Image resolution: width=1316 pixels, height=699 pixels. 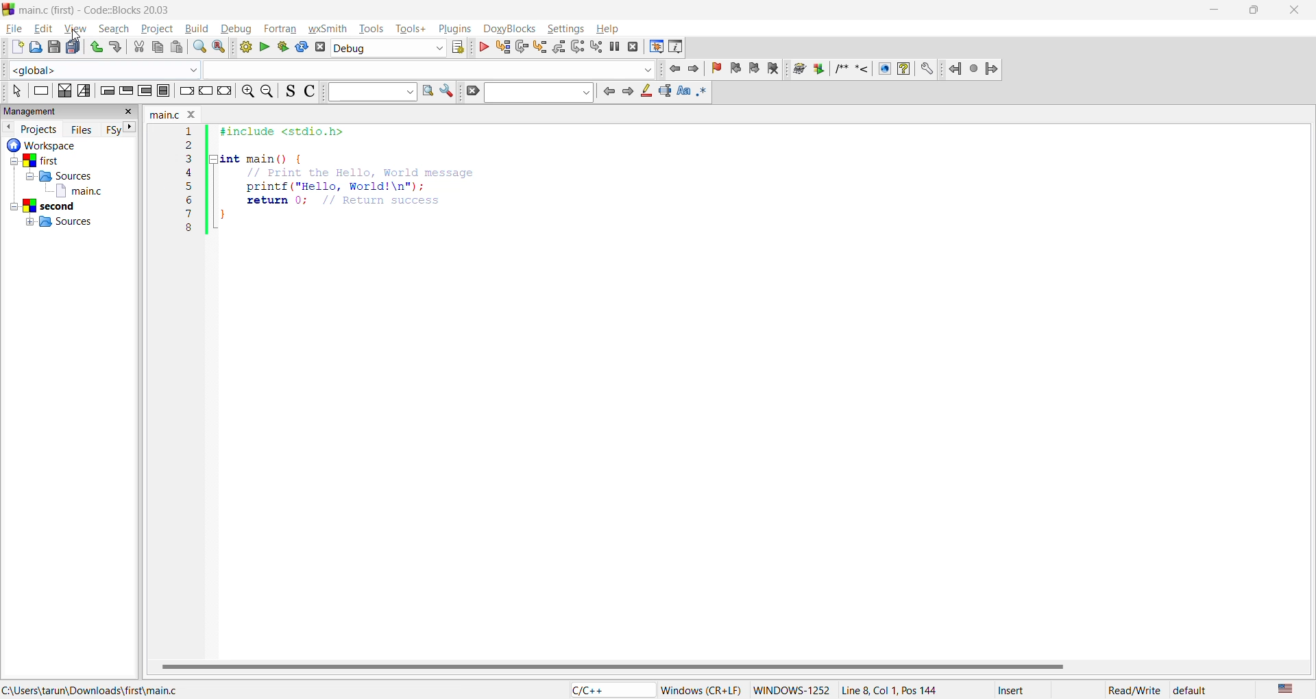 I want to click on find, so click(x=199, y=46).